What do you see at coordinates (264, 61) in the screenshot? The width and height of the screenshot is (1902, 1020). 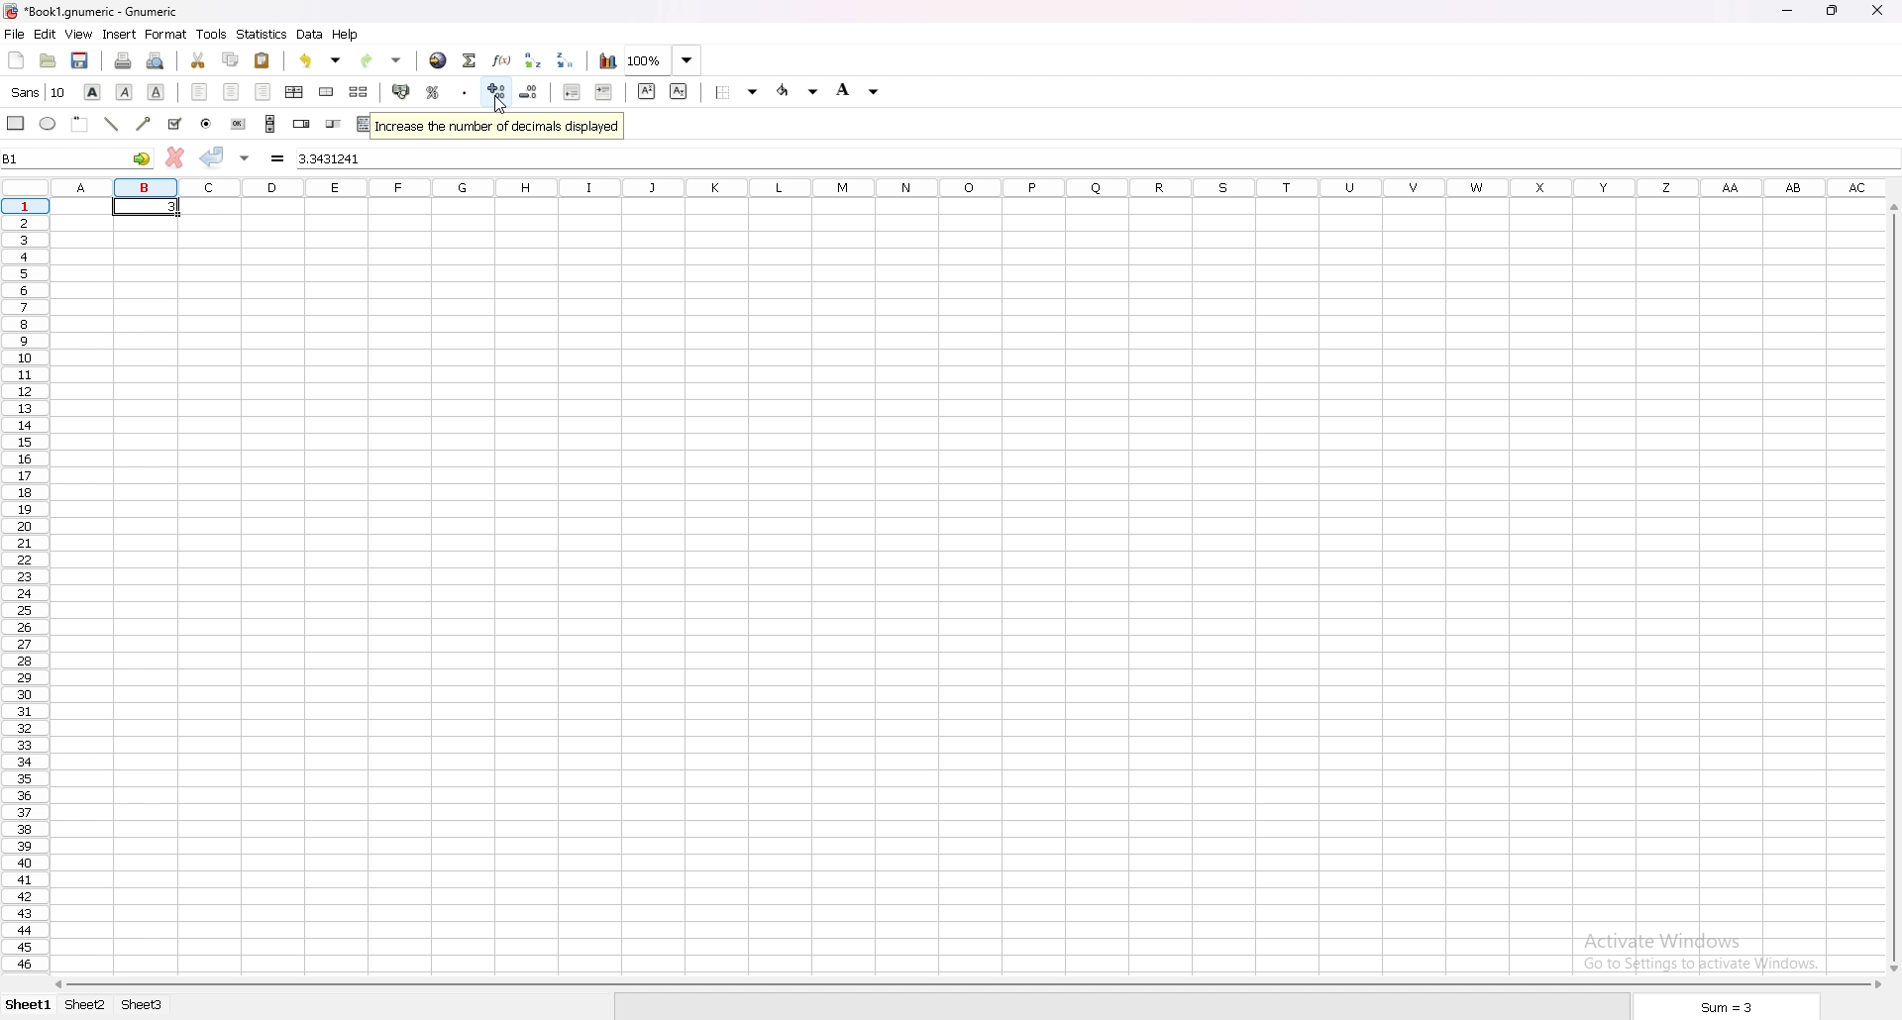 I see `paste` at bounding box center [264, 61].